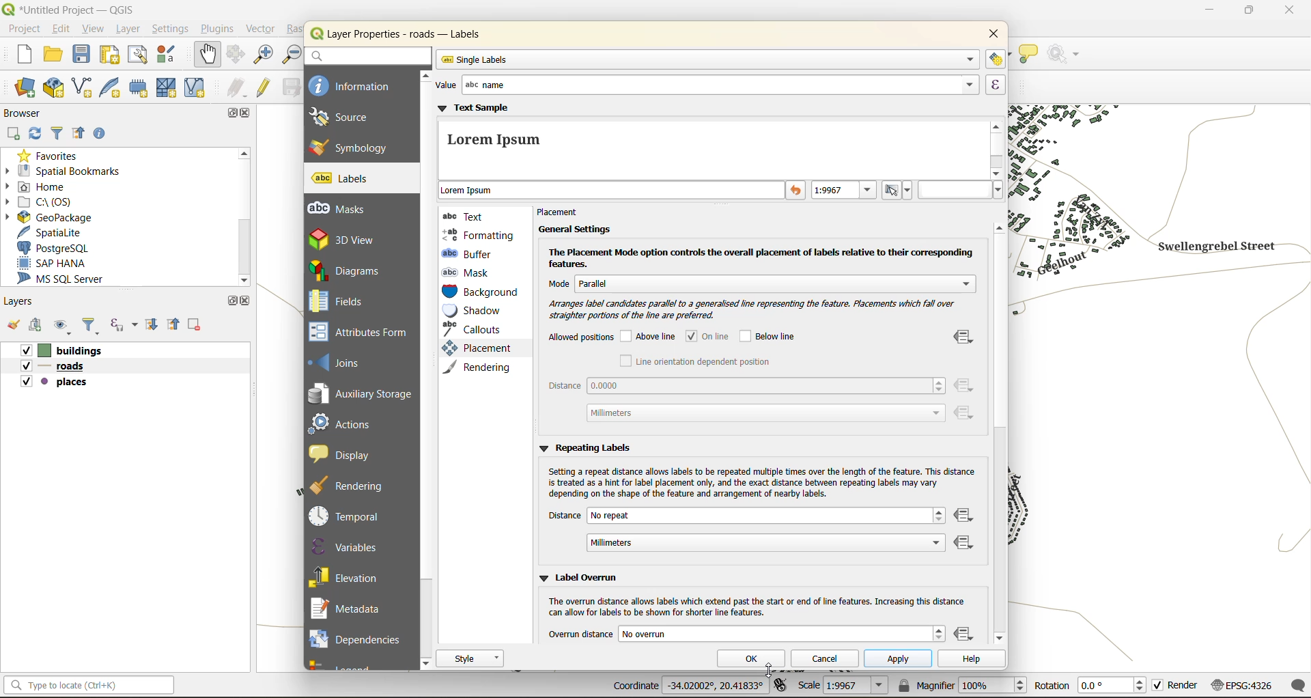 The width and height of the screenshot is (1311, 698). Describe the element at coordinates (175, 326) in the screenshot. I see `collapse all` at that location.